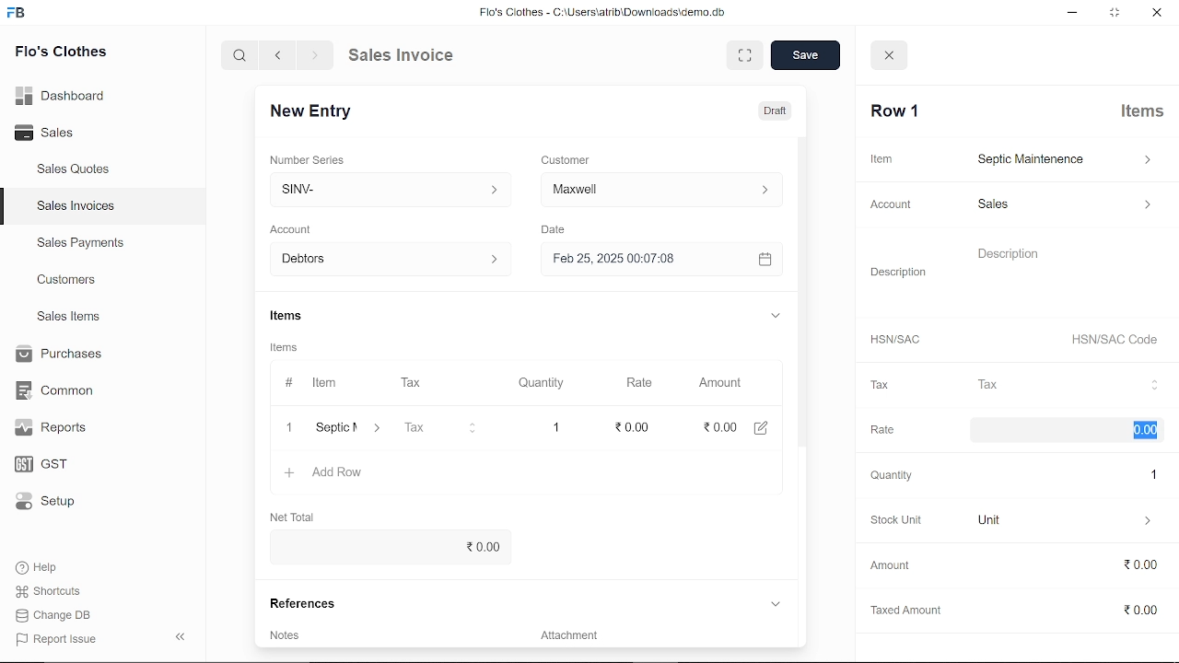 The height and width of the screenshot is (663, 1179). I want to click on Purchases, so click(62, 355).